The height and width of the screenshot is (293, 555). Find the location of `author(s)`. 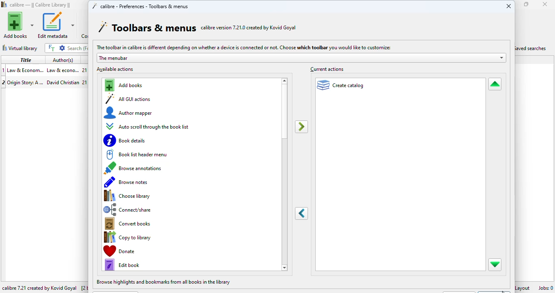

author(s) is located at coordinates (63, 60).